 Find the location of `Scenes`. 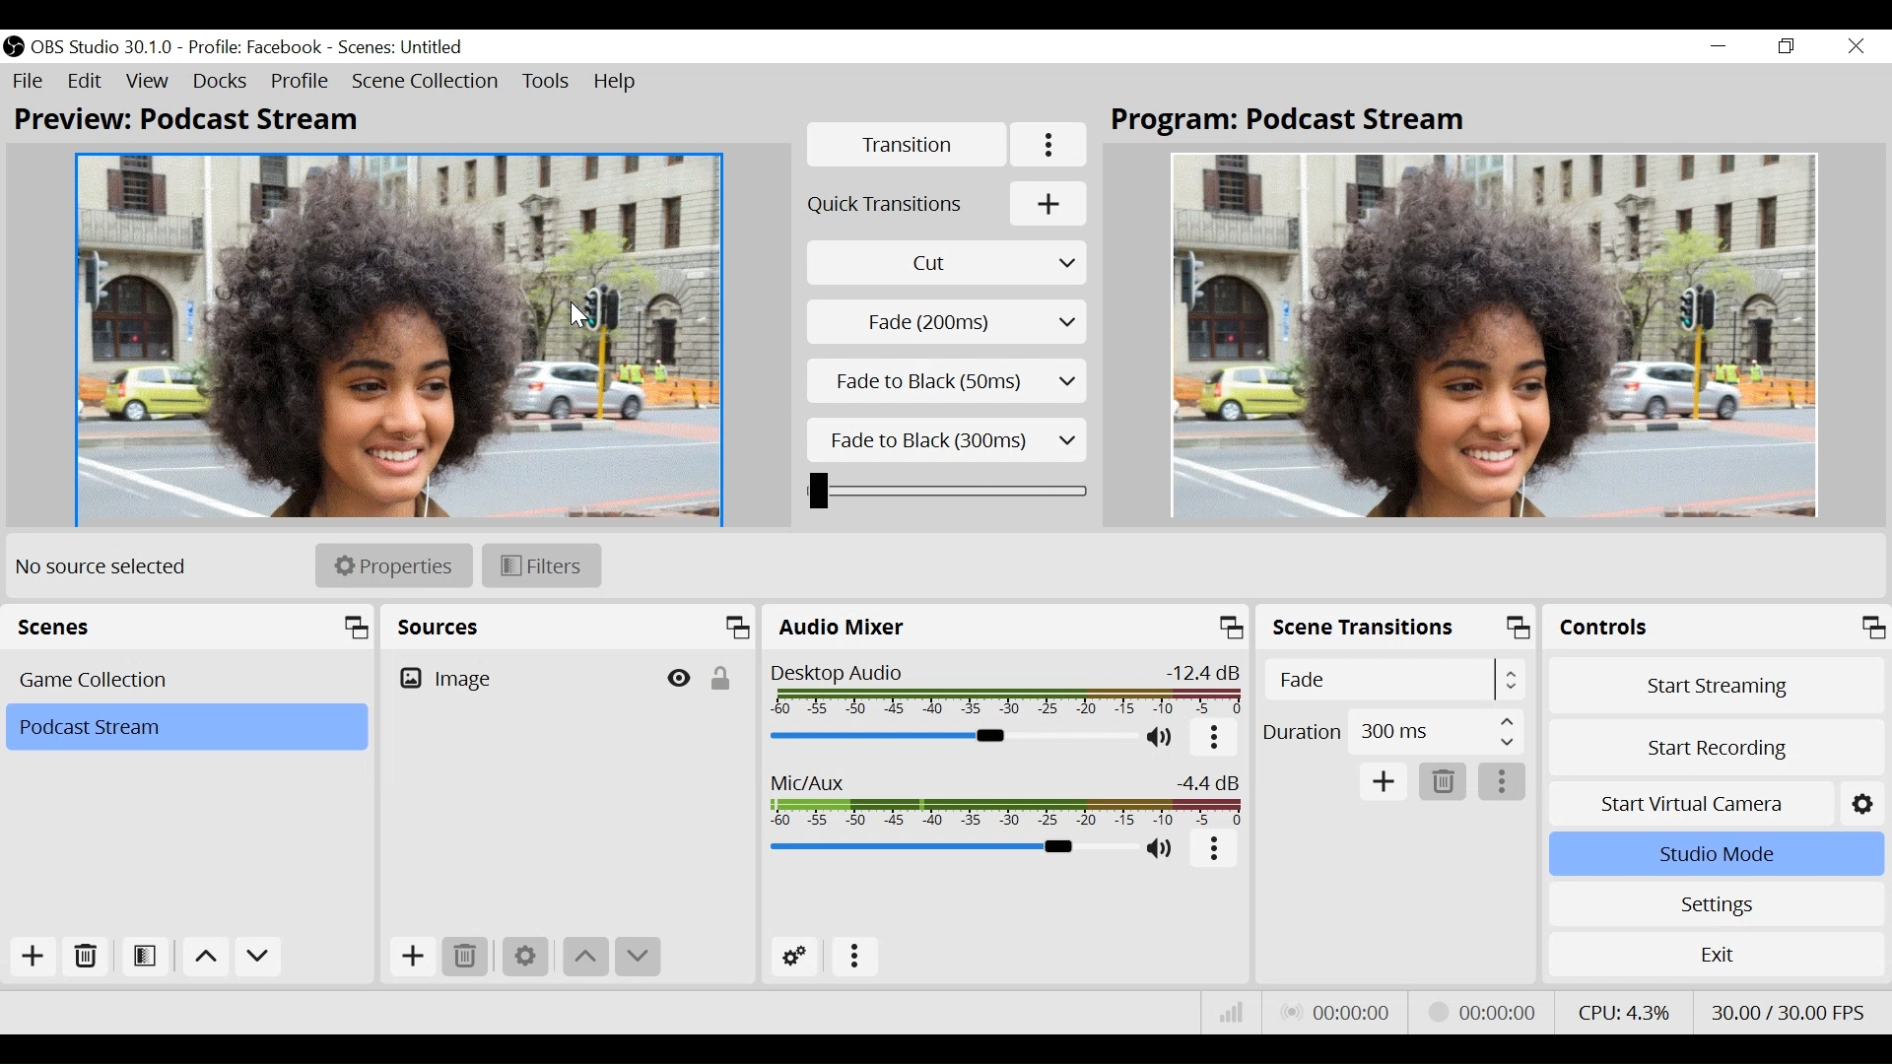

Scenes is located at coordinates (188, 681).